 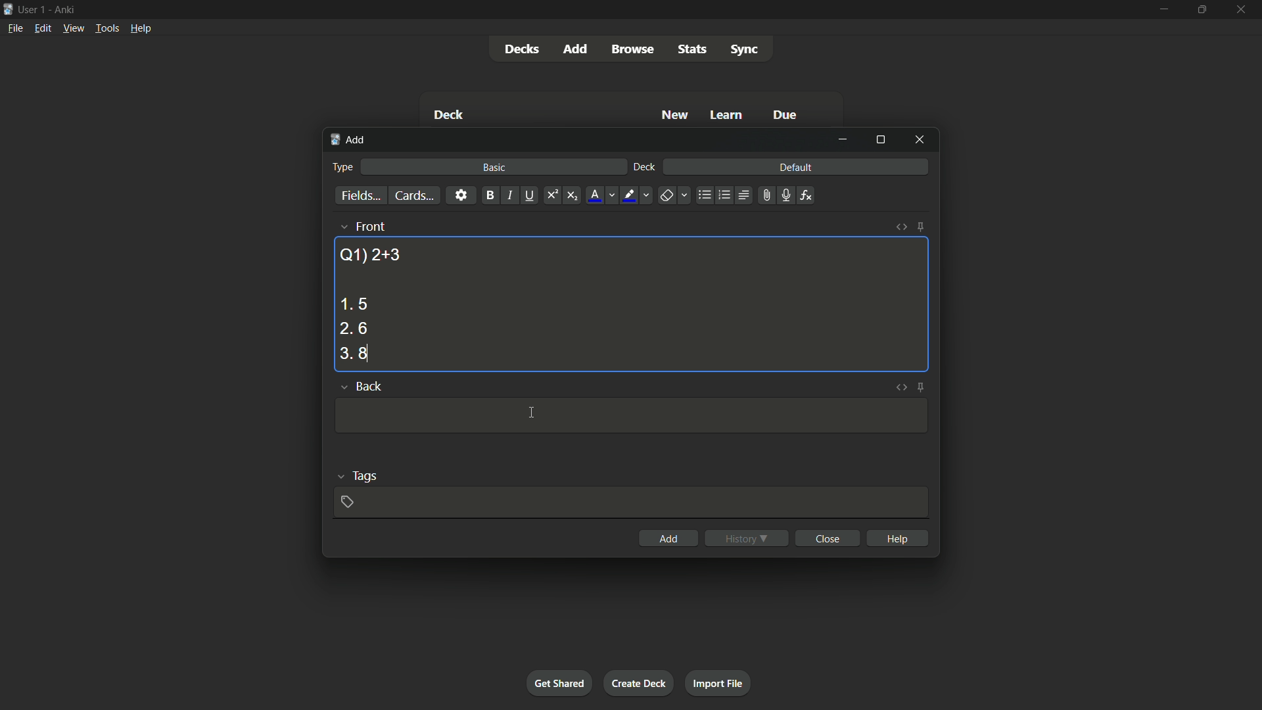 What do you see at coordinates (16, 28) in the screenshot?
I see `file menu` at bounding box center [16, 28].